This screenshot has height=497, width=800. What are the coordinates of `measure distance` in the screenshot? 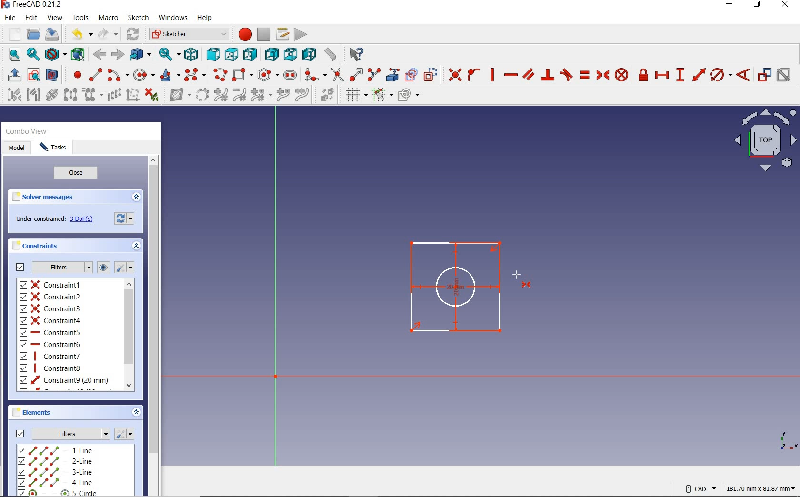 It's located at (331, 54).